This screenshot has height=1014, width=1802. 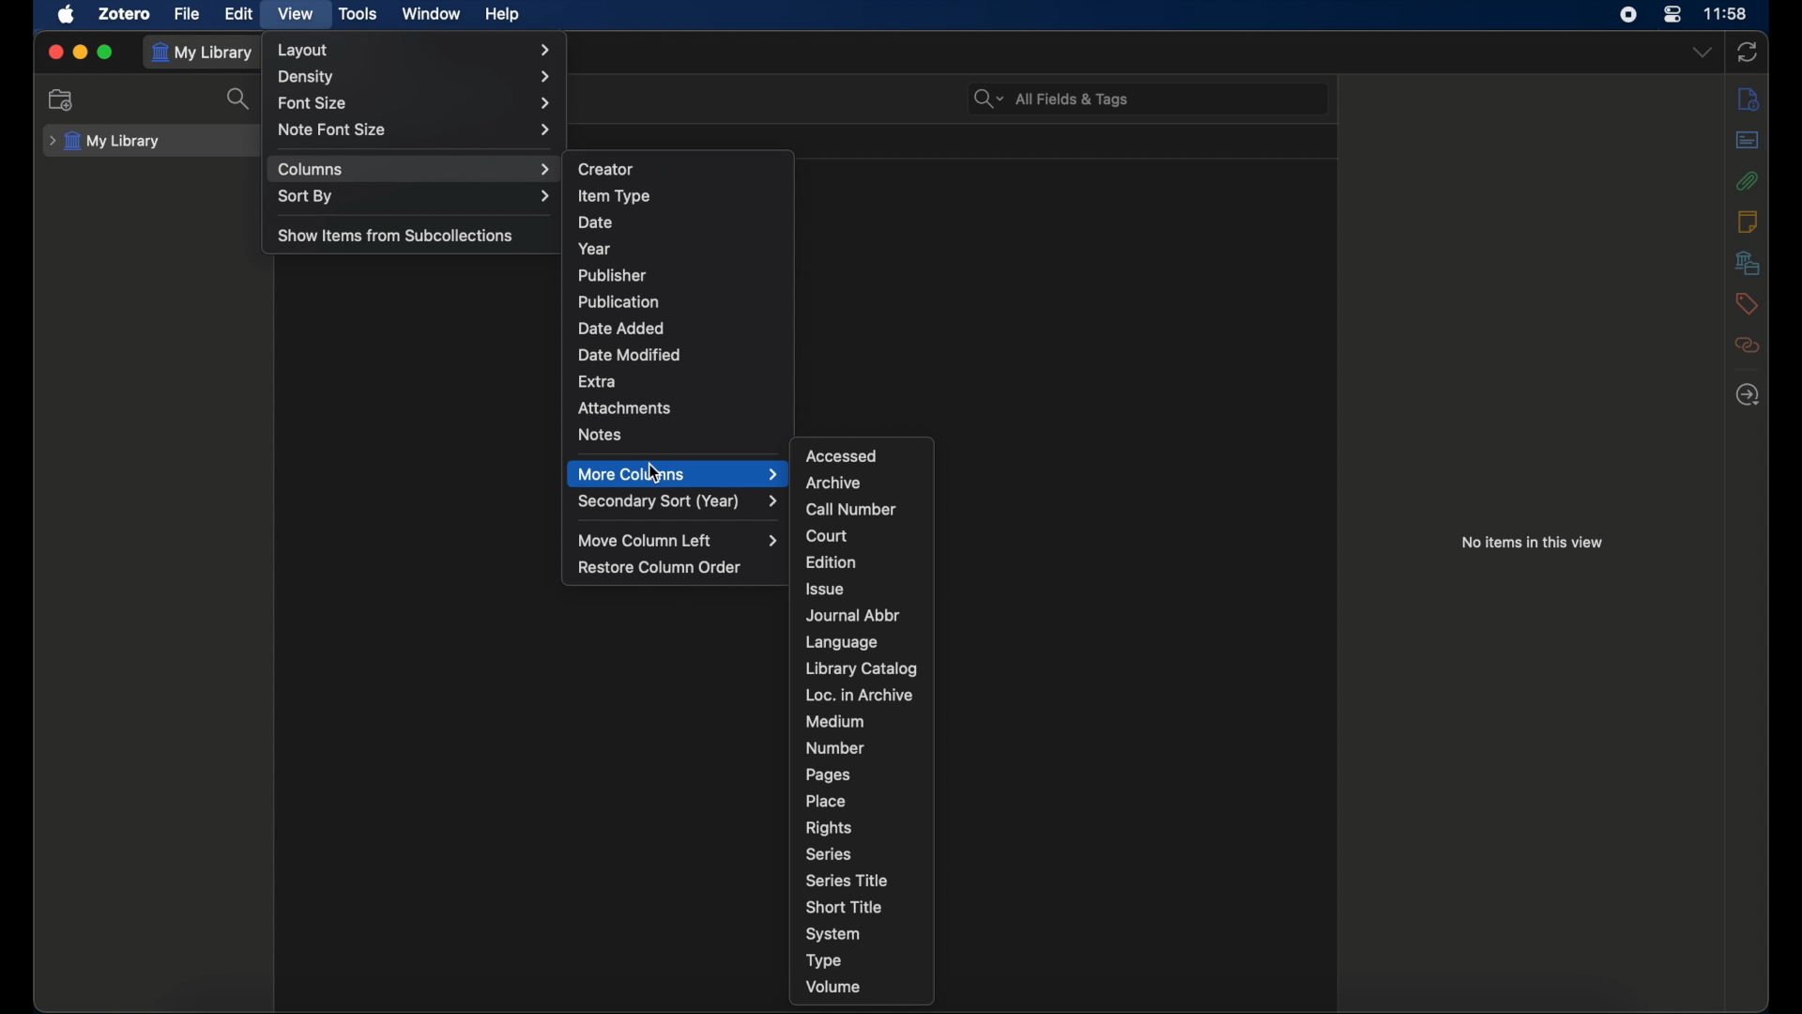 I want to click on language, so click(x=844, y=642).